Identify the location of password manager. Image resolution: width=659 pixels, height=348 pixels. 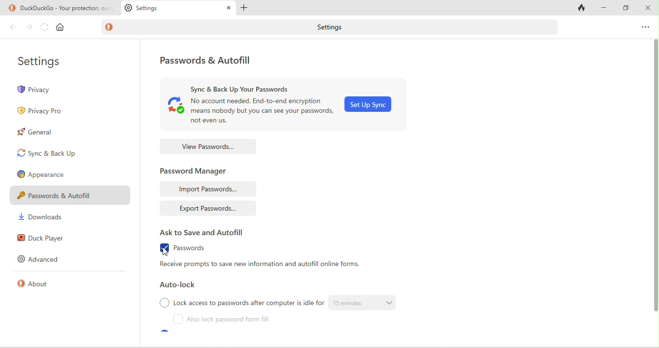
(198, 170).